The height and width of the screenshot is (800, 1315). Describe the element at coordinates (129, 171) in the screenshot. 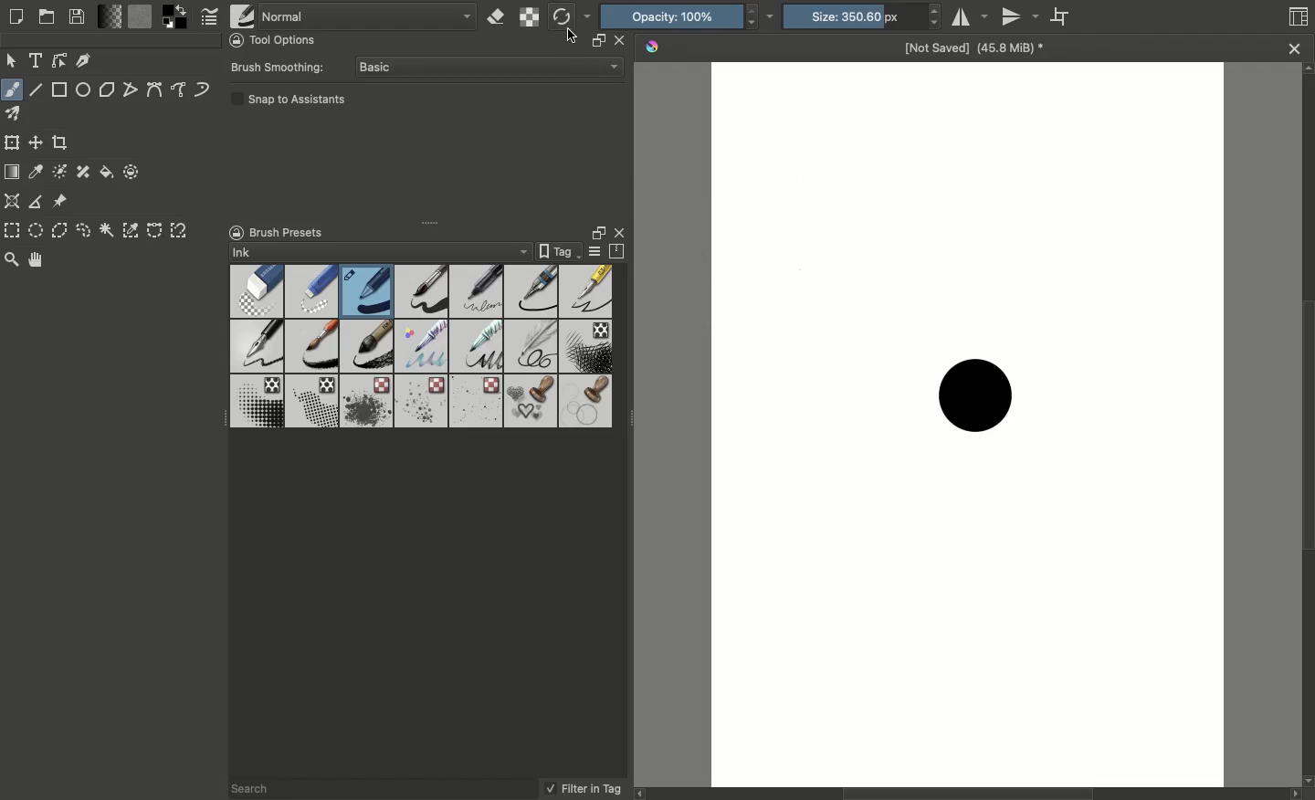

I see `Enclose and fill ` at that location.